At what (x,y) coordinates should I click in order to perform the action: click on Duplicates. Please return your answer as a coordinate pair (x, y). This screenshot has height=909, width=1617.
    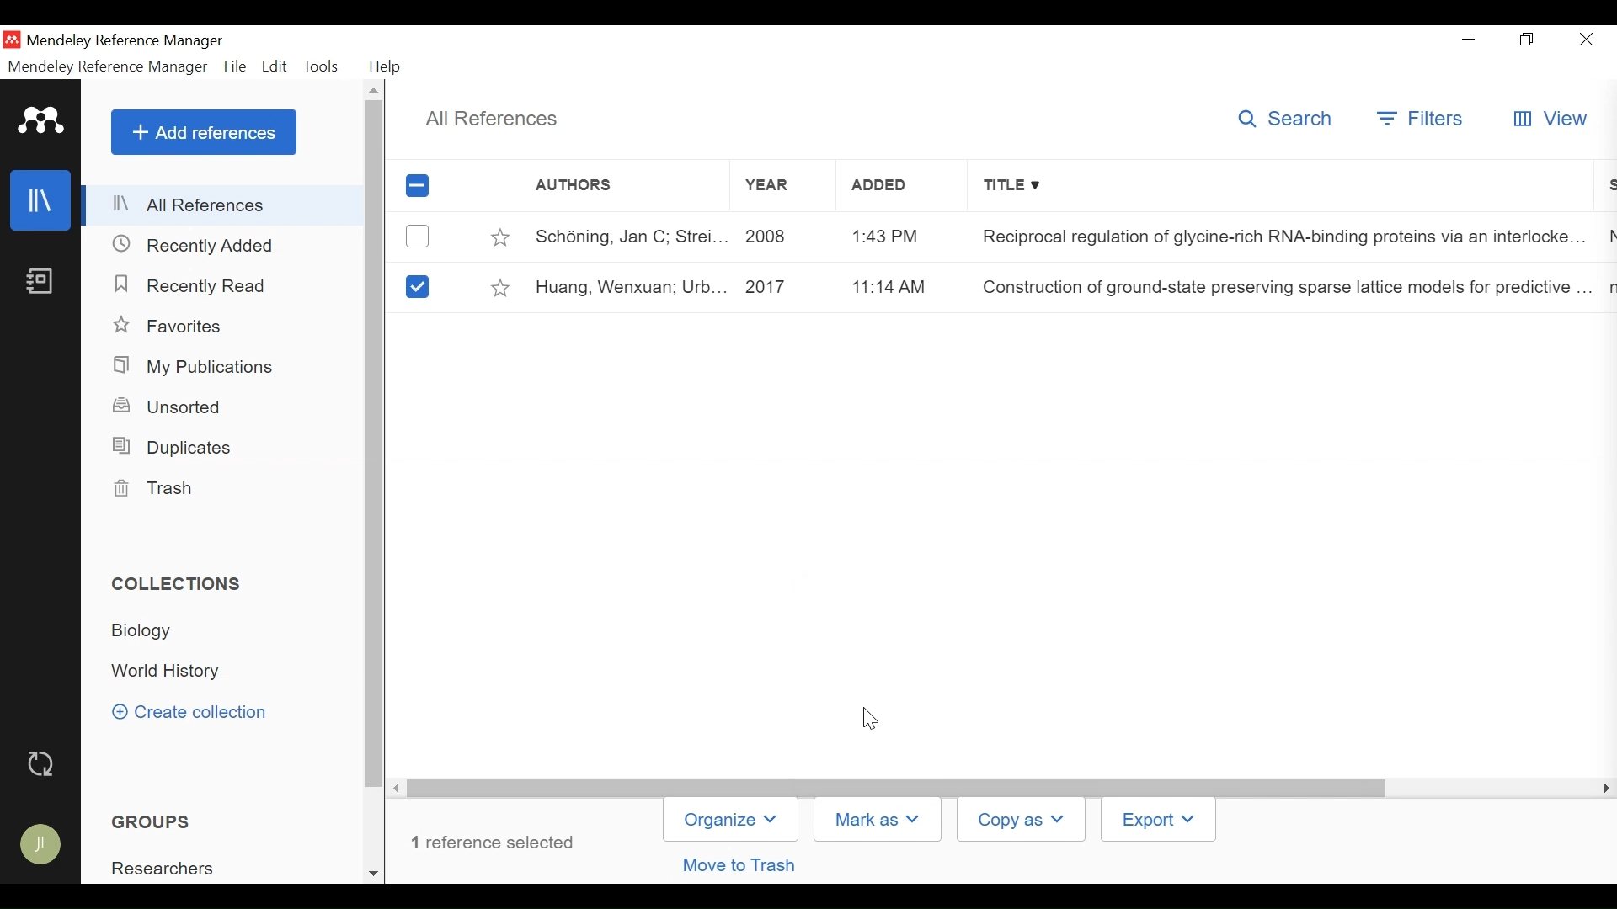
    Looking at the image, I should click on (176, 448).